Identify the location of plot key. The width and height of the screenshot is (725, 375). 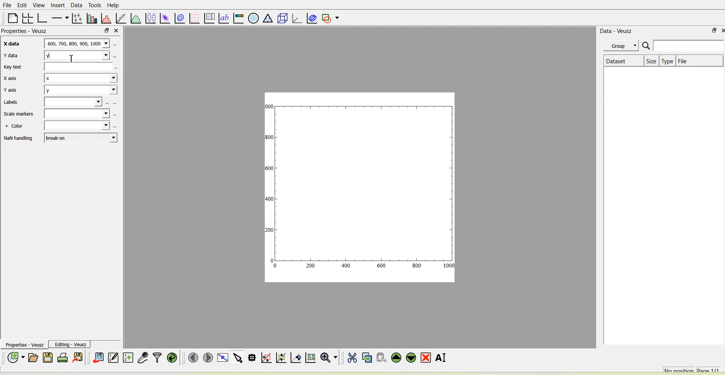
(209, 17).